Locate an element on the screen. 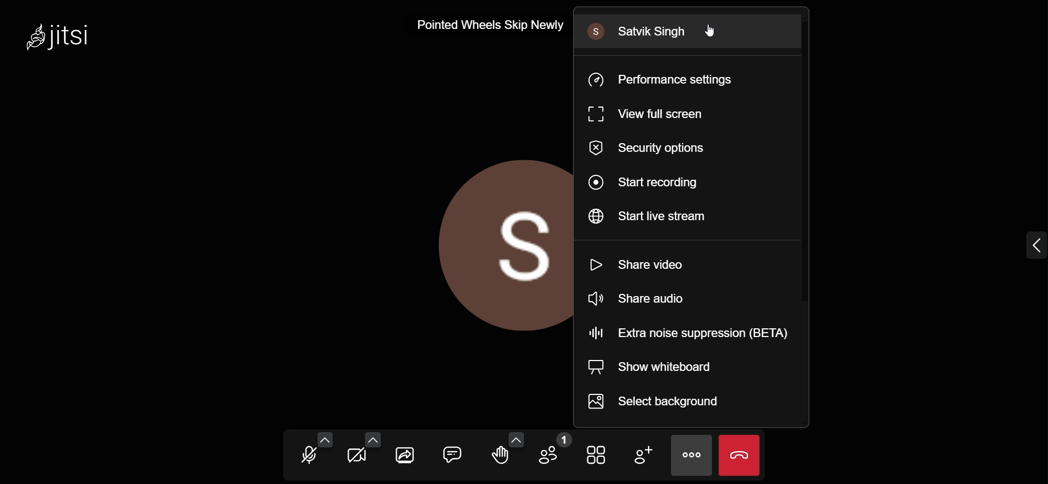 The width and height of the screenshot is (1048, 484). start recording is located at coordinates (649, 182).